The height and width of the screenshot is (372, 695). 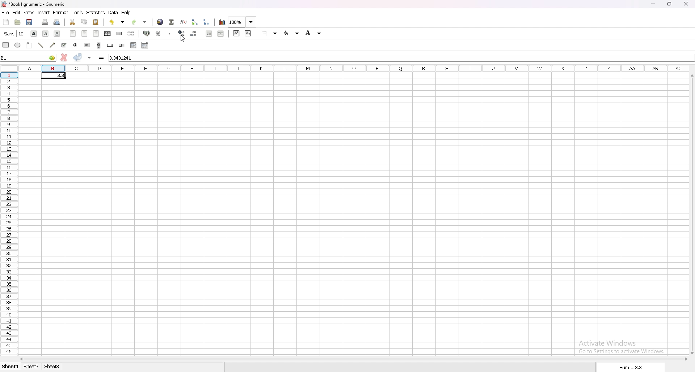 What do you see at coordinates (33, 4) in the screenshot?
I see `file name` at bounding box center [33, 4].